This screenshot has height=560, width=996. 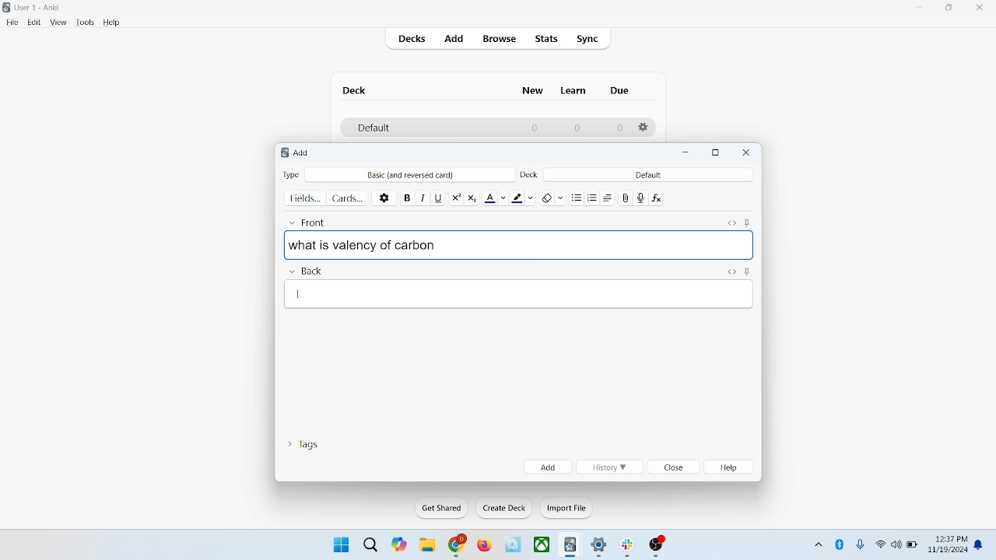 I want to click on show hidden icons, so click(x=817, y=542).